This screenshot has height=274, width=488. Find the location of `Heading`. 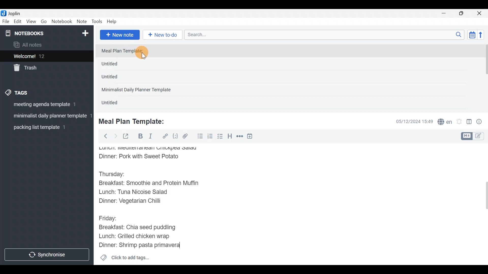

Heading is located at coordinates (230, 137).